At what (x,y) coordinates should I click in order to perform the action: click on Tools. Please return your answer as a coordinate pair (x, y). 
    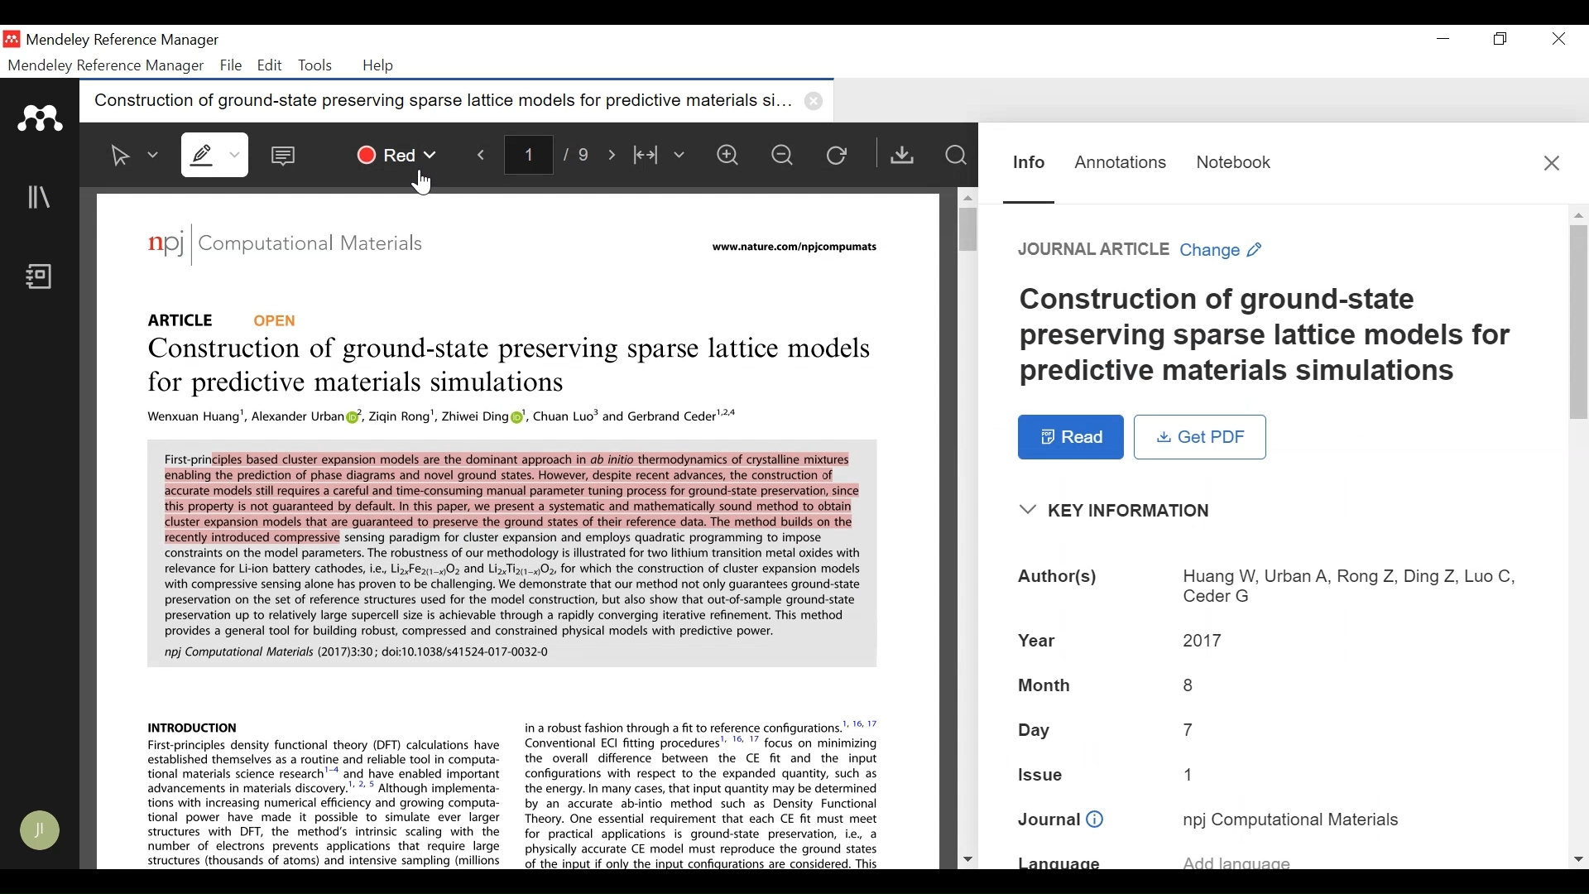
    Looking at the image, I should click on (314, 66).